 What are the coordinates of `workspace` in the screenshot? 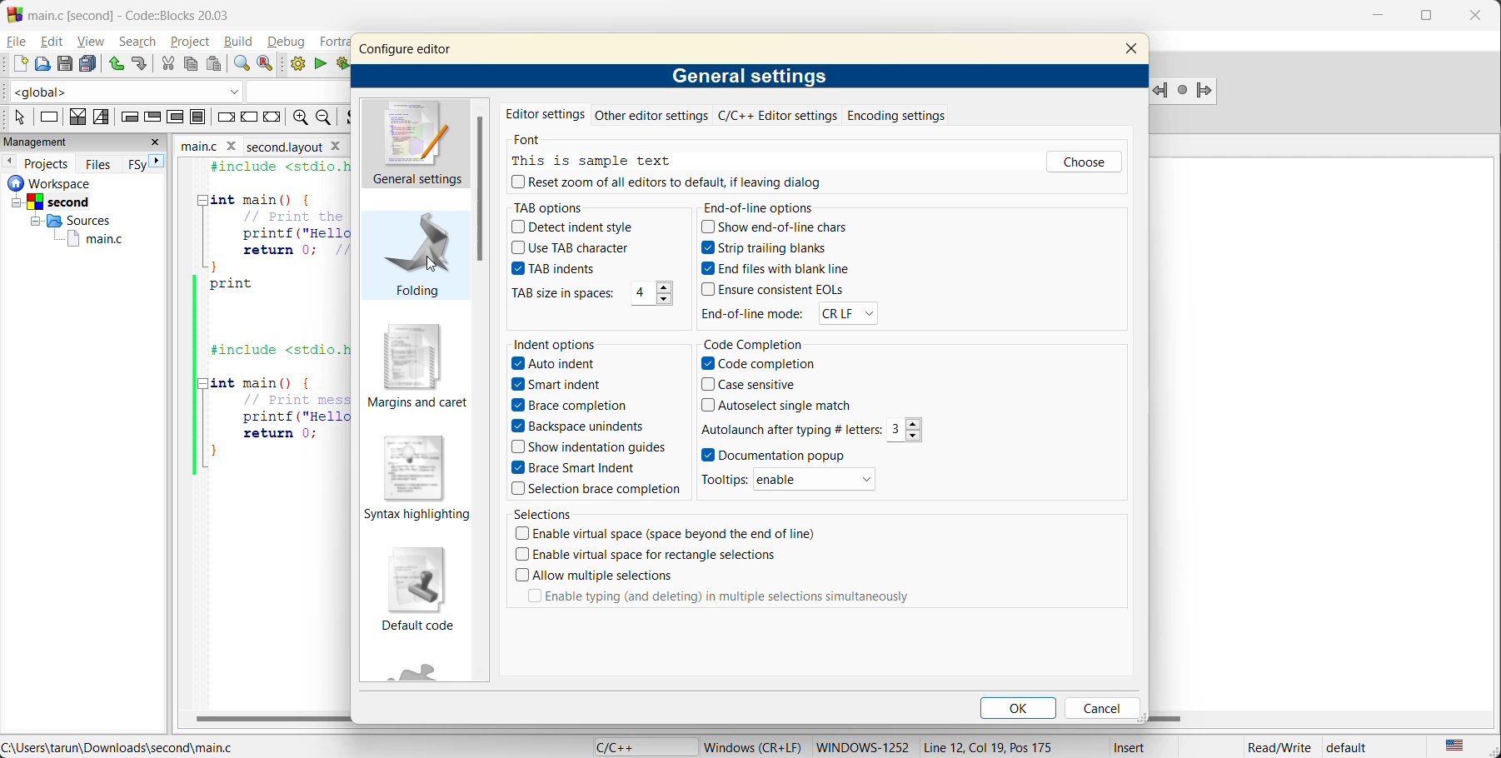 It's located at (46, 184).